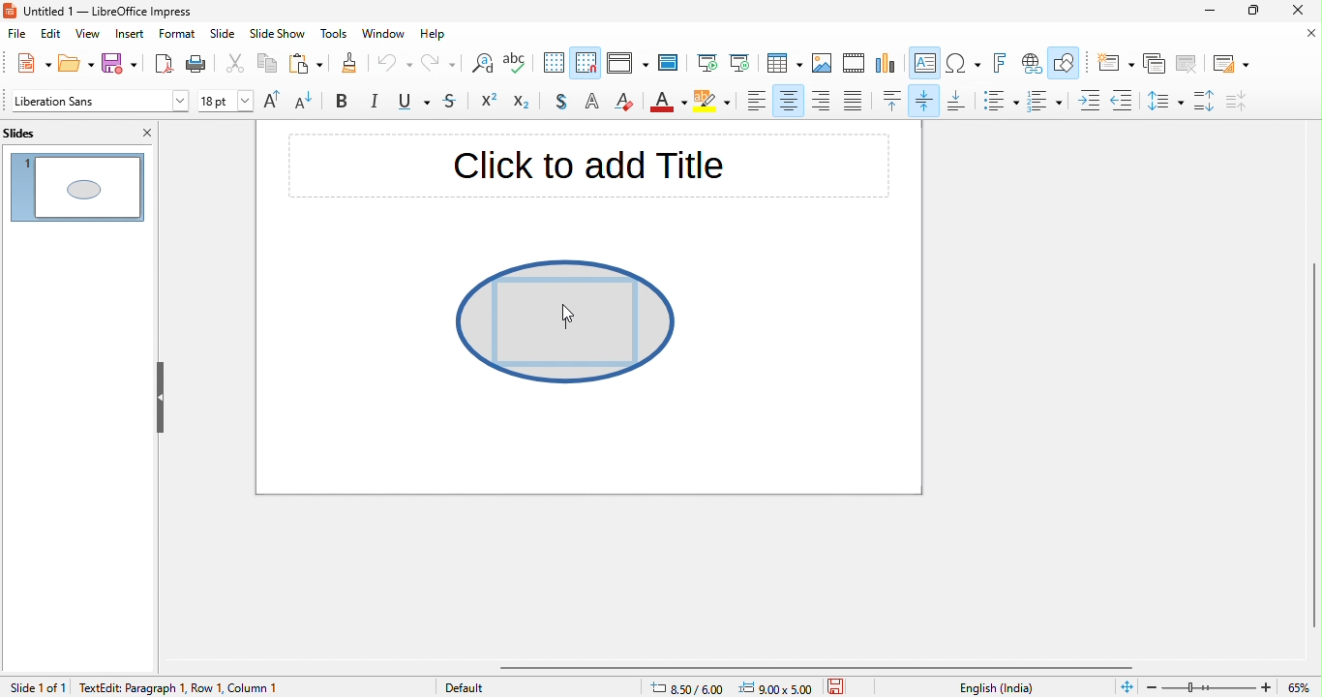  What do you see at coordinates (311, 103) in the screenshot?
I see `decrease font size` at bounding box center [311, 103].